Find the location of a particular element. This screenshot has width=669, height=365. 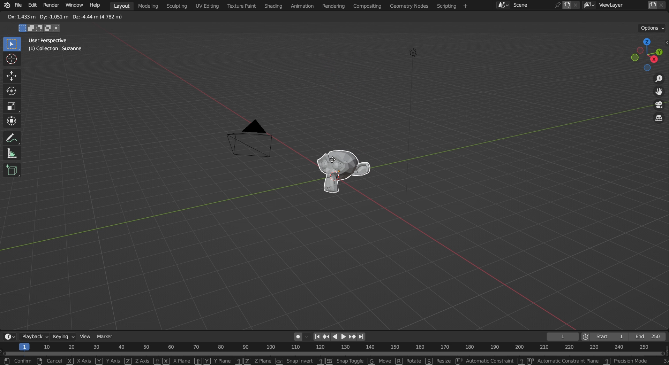

Keying is located at coordinates (64, 337).